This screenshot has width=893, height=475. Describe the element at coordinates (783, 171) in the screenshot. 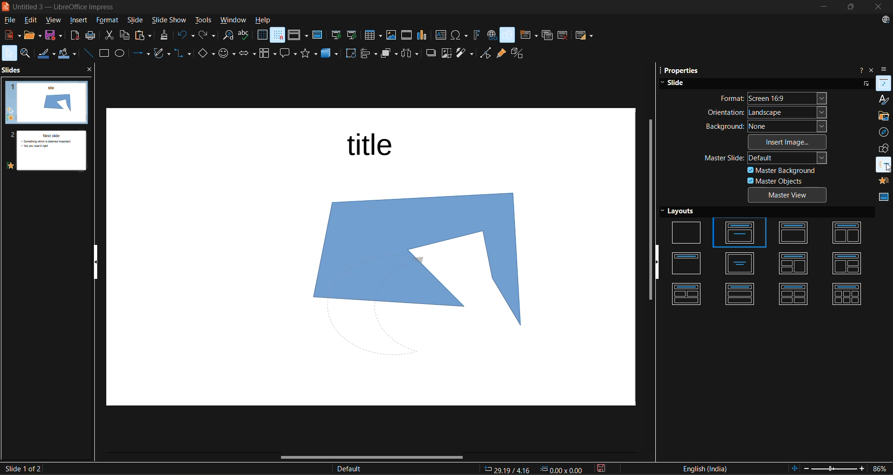

I see `master background` at that location.